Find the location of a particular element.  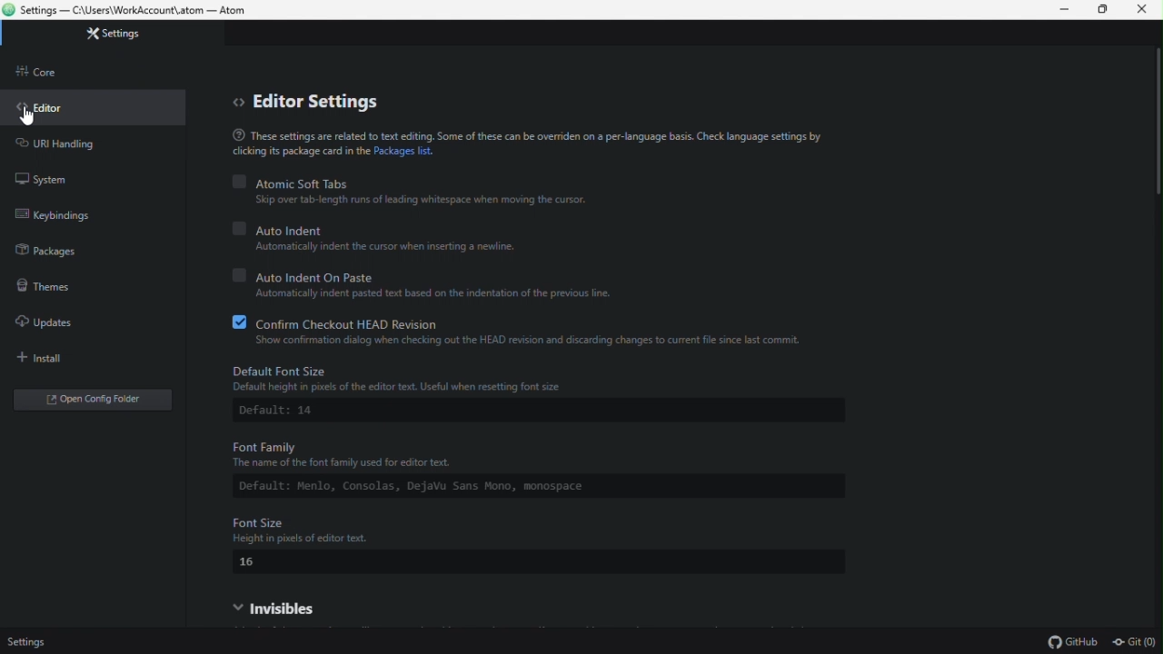

Default: 14 is located at coordinates (291, 411).